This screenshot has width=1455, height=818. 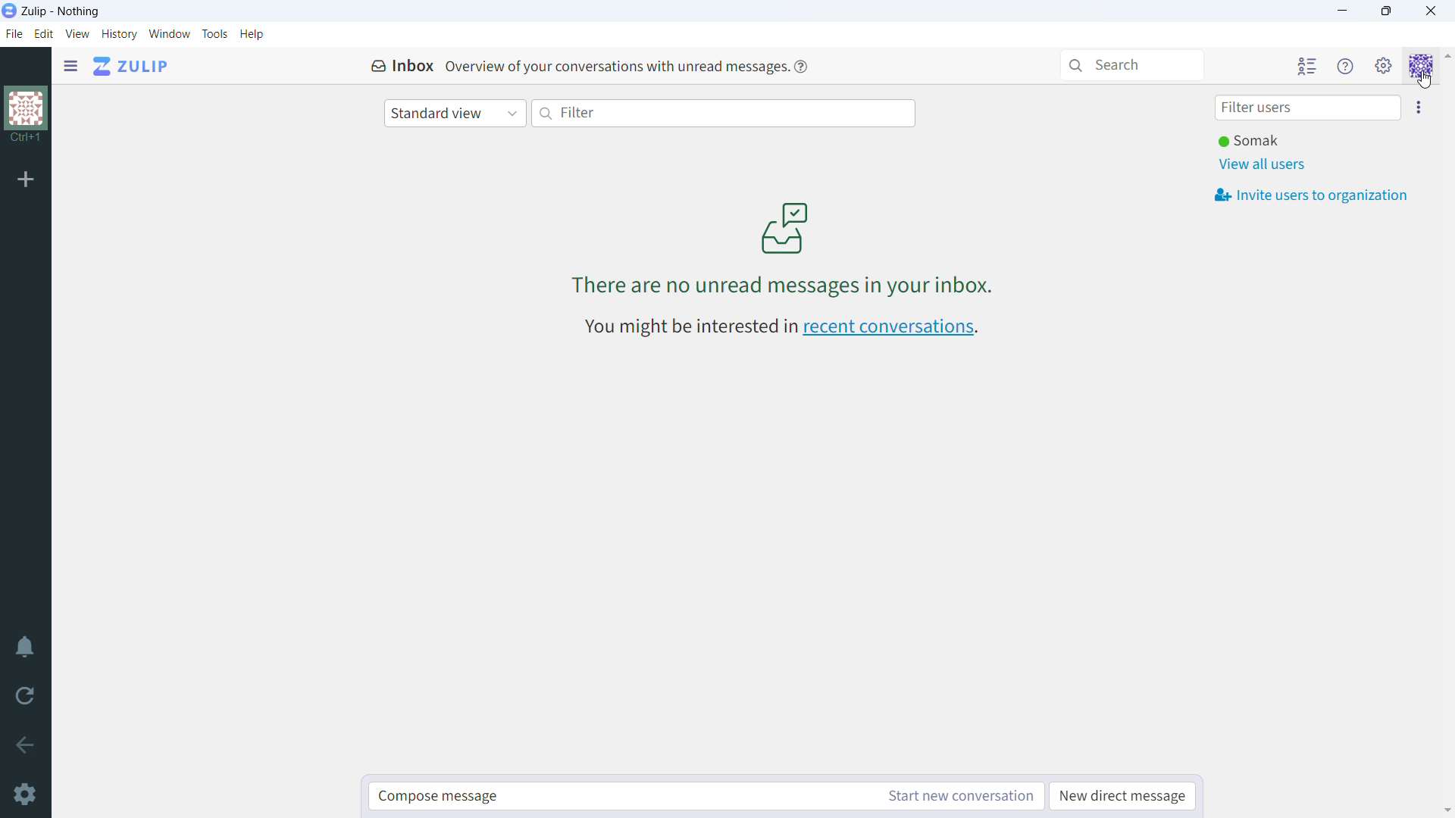 I want to click on help, so click(x=799, y=67).